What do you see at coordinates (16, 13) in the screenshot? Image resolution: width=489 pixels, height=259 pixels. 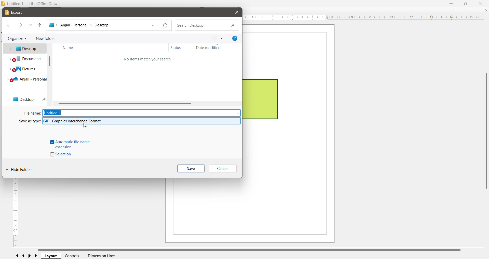 I see `Export` at bounding box center [16, 13].